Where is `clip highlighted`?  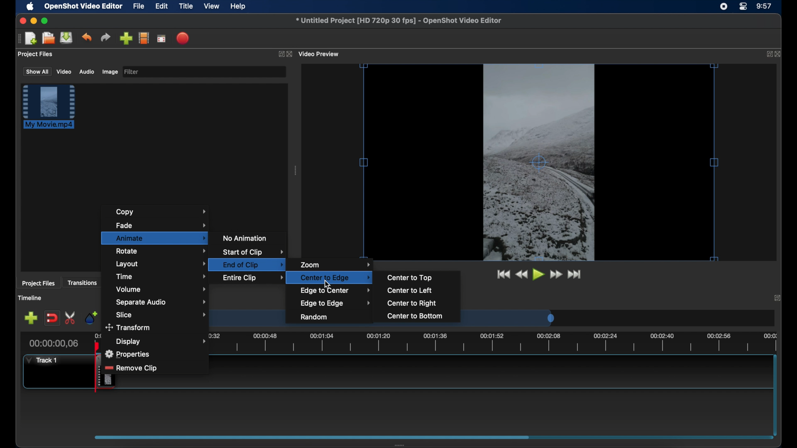
clip highlighted is located at coordinates (53, 111).